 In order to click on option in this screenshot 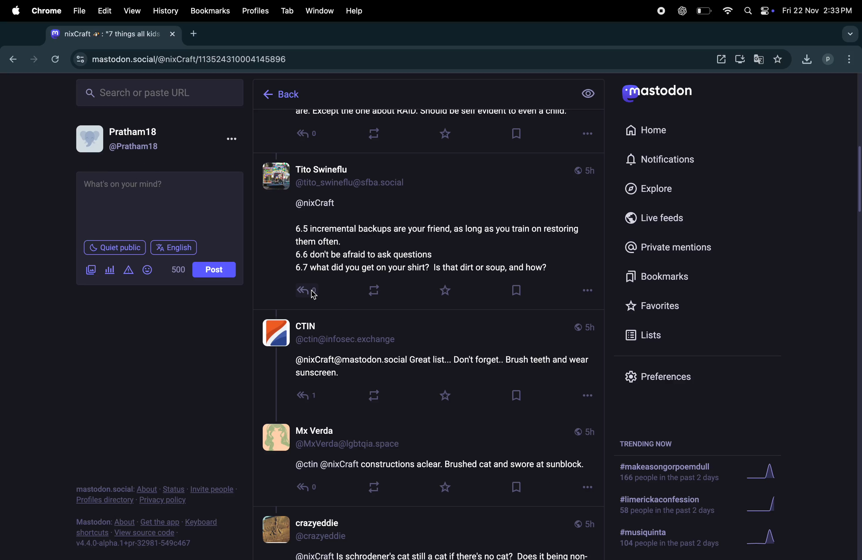, I will do `click(848, 58)`.